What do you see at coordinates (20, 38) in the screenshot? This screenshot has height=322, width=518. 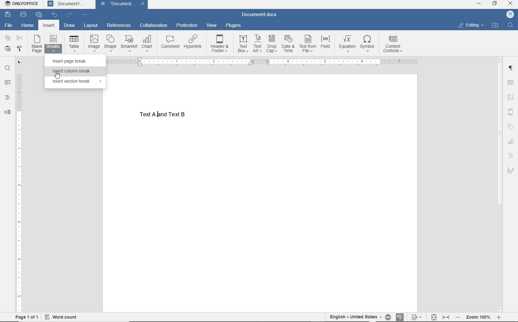 I see `CUT` at bounding box center [20, 38].